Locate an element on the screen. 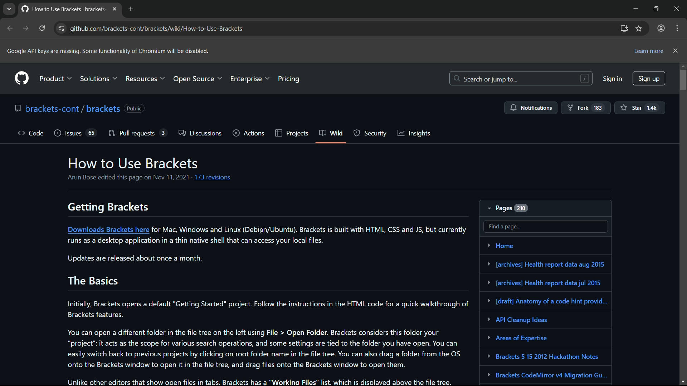 This screenshot has width=687, height=386. close tab is located at coordinates (114, 9).